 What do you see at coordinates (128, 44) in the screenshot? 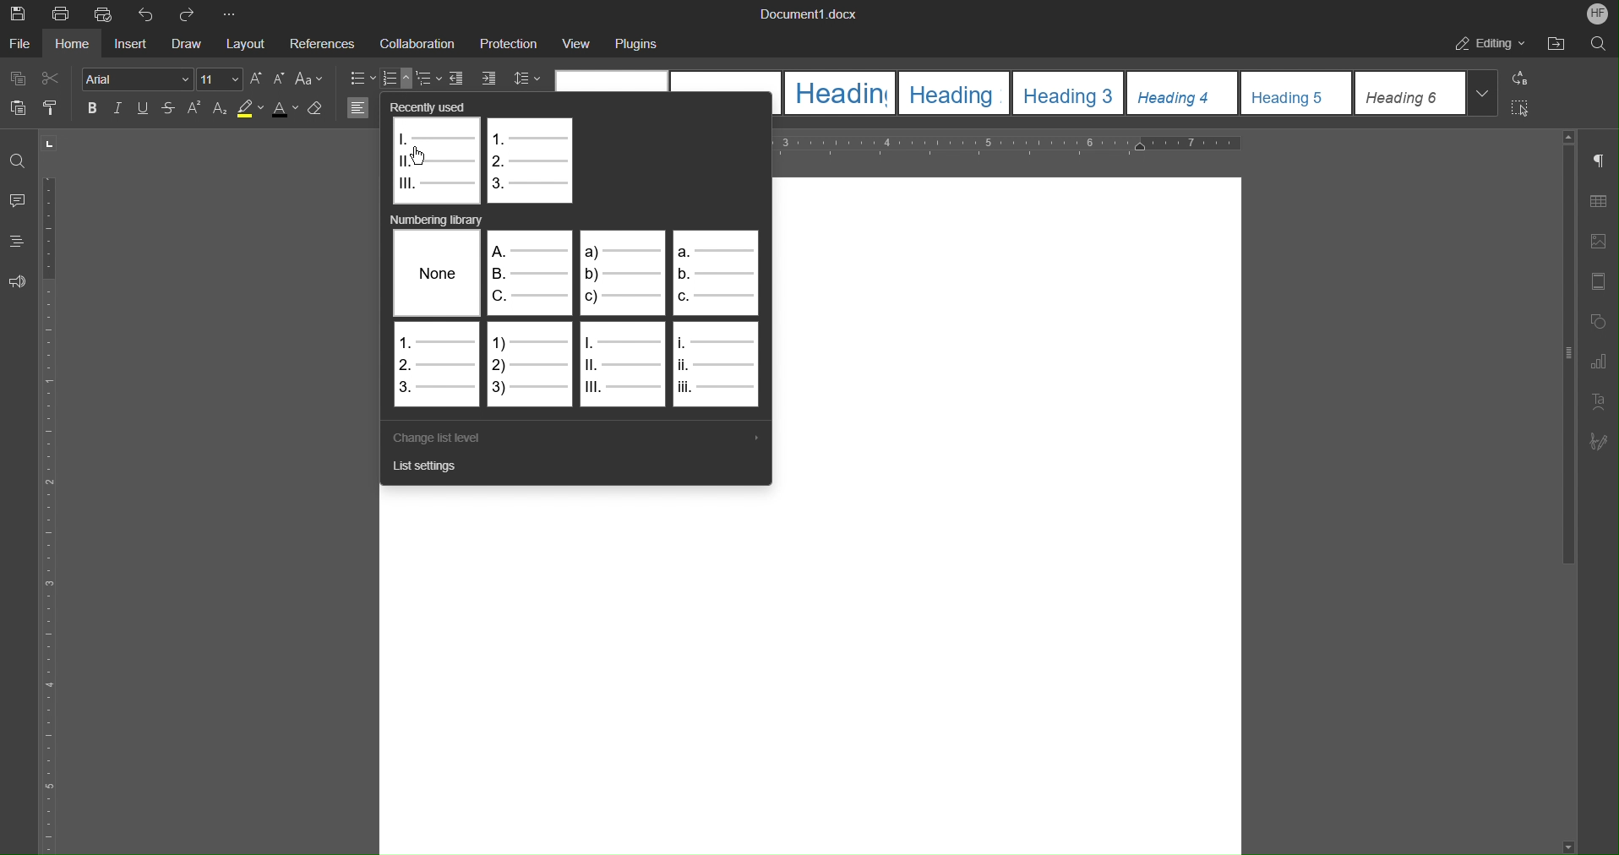
I see `Insert` at bounding box center [128, 44].